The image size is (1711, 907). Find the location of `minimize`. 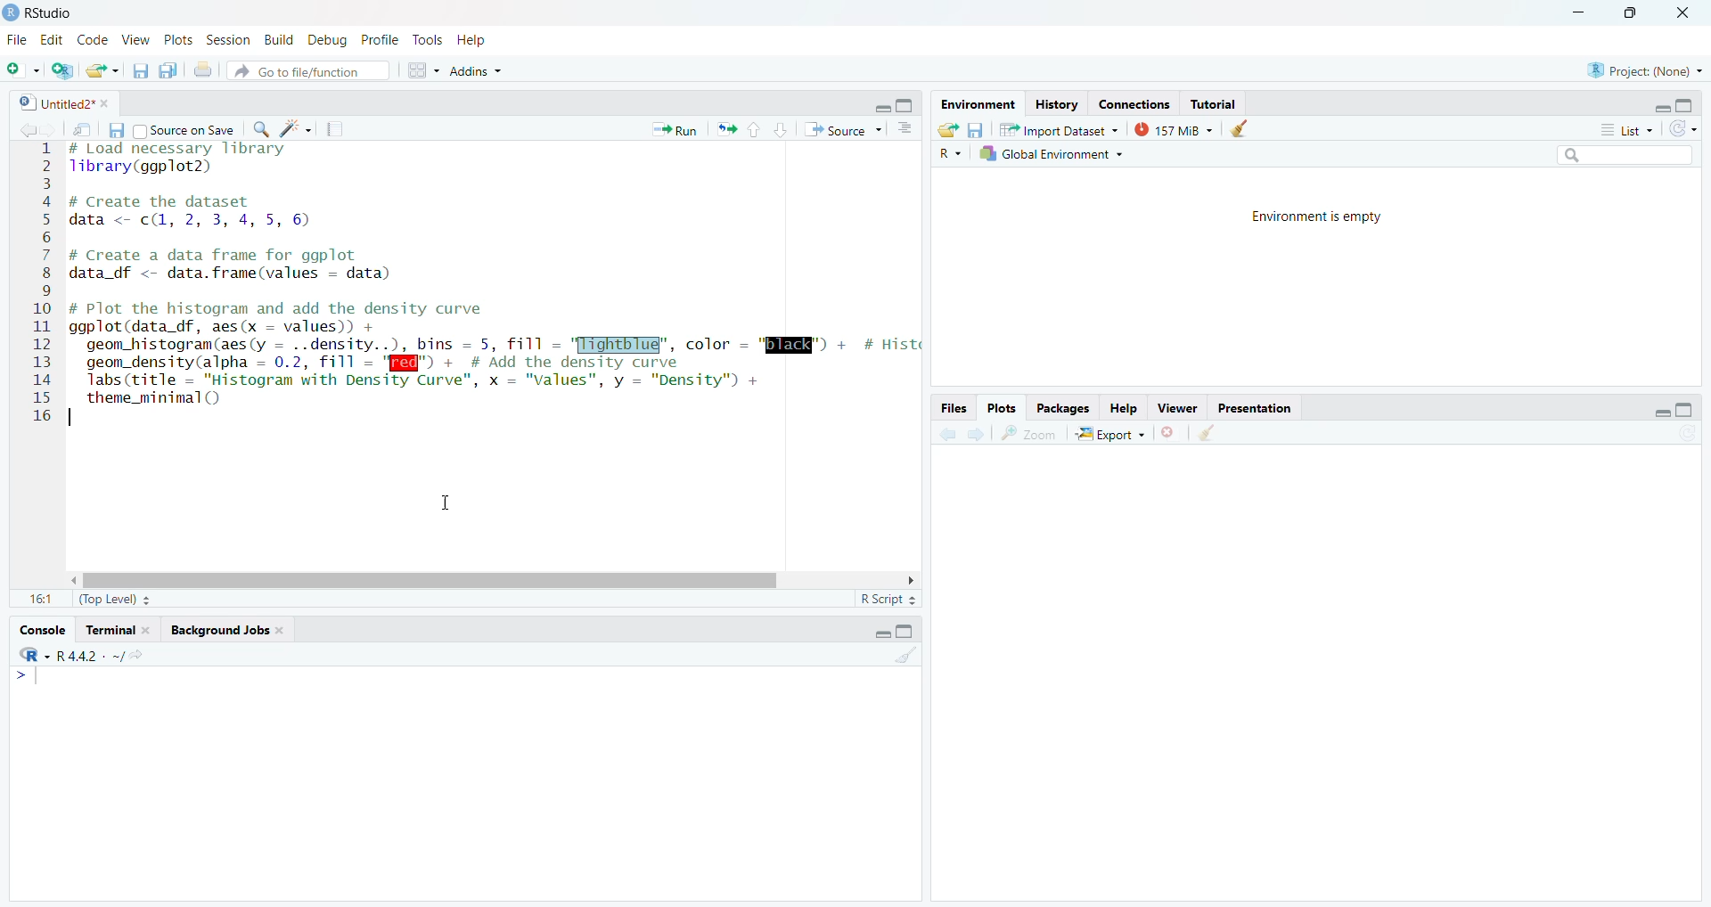

minimize is located at coordinates (1665, 106).